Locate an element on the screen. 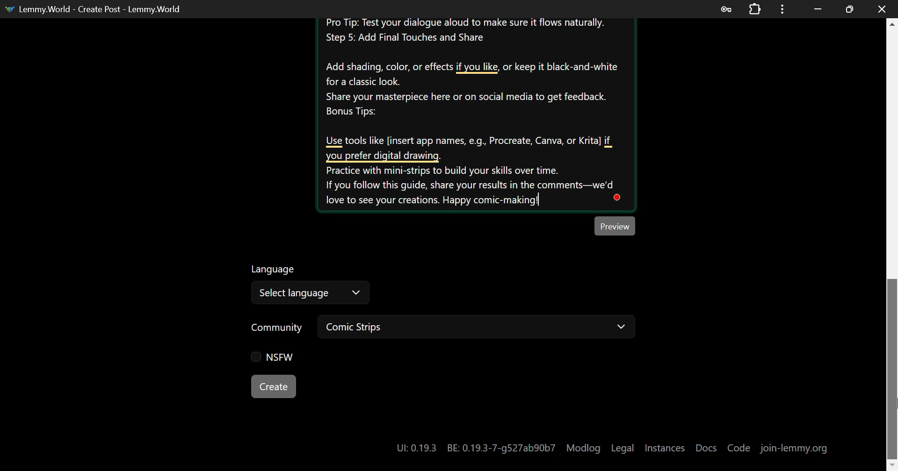  Minimize is located at coordinates (851, 9).